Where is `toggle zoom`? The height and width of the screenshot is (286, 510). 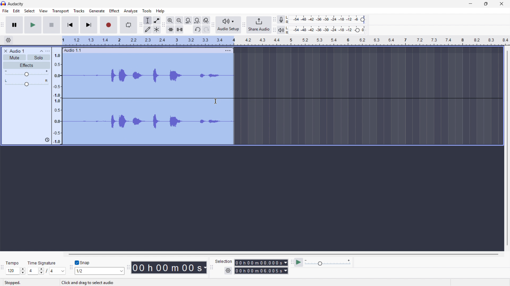 toggle zoom is located at coordinates (206, 20).